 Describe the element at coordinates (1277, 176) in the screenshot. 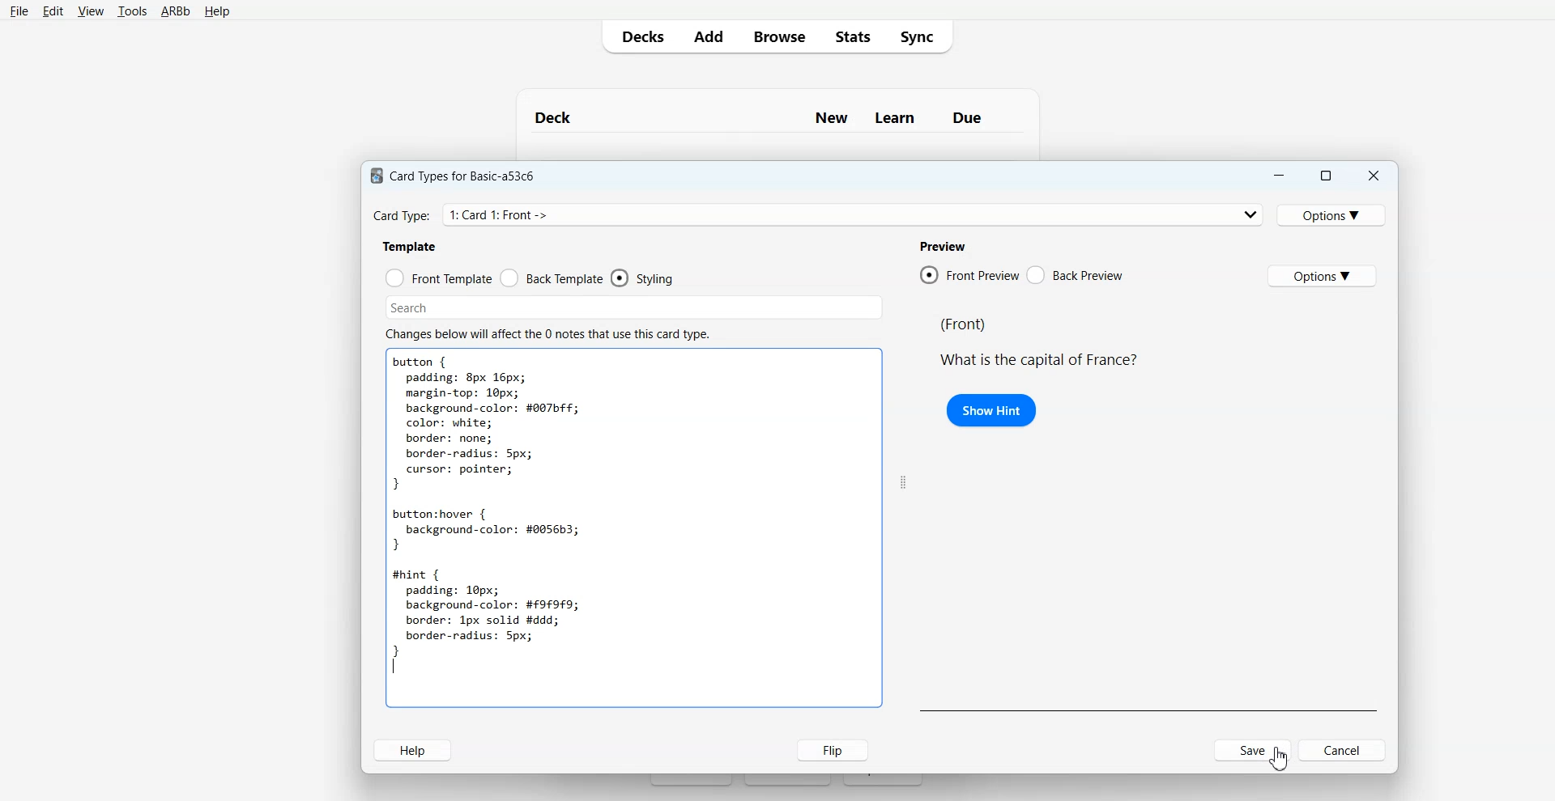

I see `Minimize` at that location.